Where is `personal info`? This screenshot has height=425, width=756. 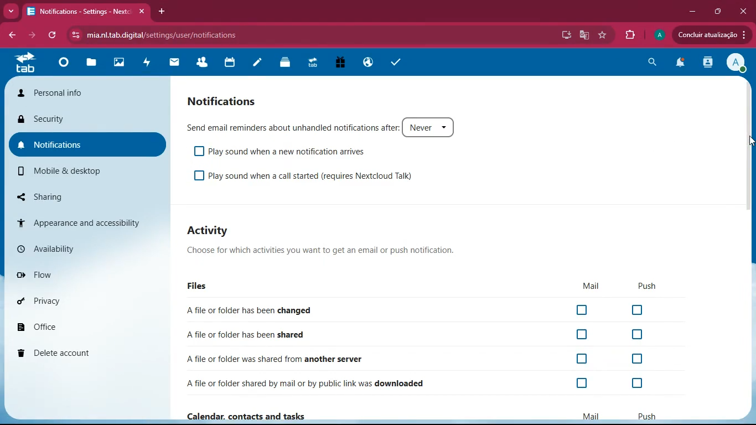 personal info is located at coordinates (87, 94).